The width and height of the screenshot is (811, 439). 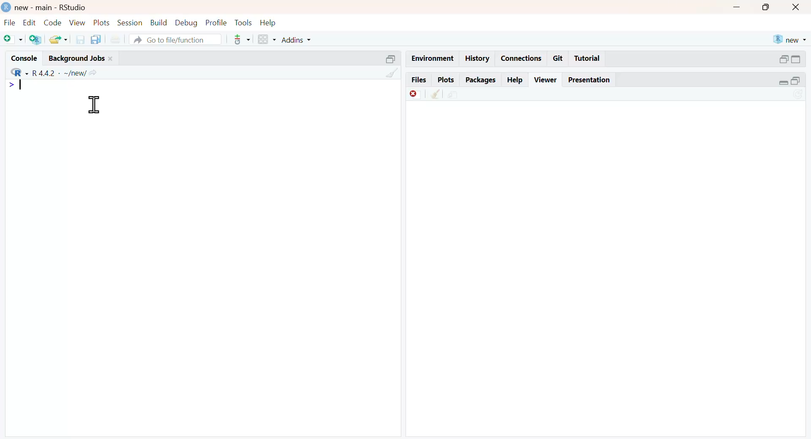 I want to click on save, so click(x=81, y=40).